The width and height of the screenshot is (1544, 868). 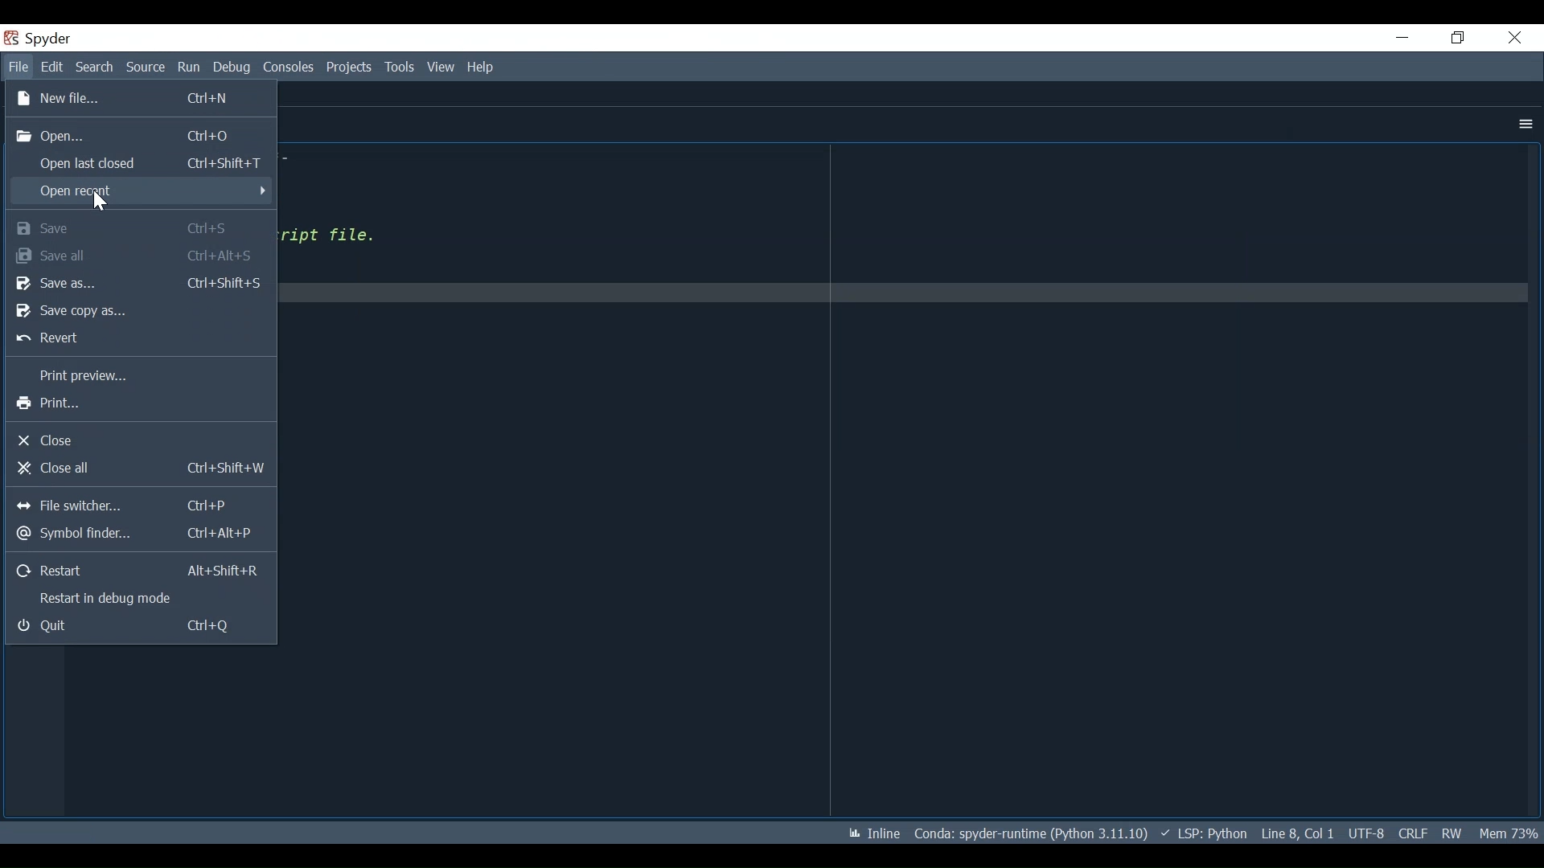 What do you see at coordinates (146, 67) in the screenshot?
I see `Source` at bounding box center [146, 67].